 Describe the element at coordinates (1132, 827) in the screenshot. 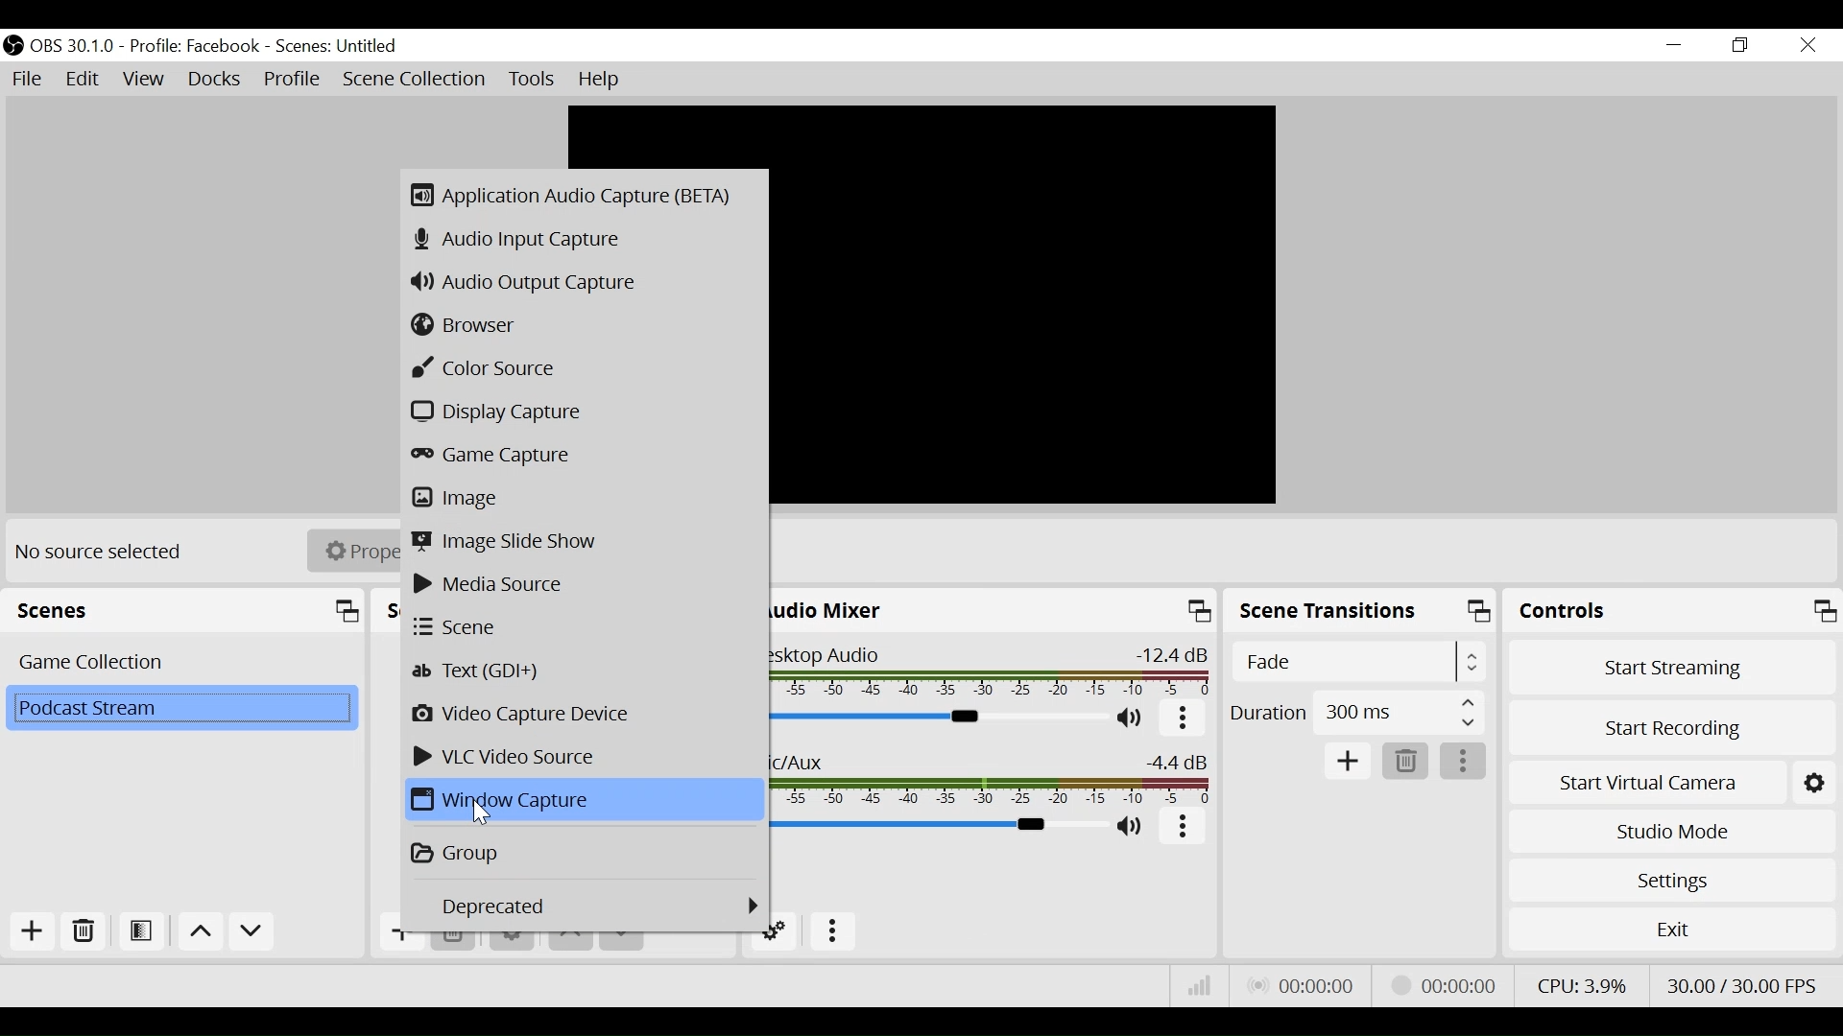

I see `(un)mute` at that location.